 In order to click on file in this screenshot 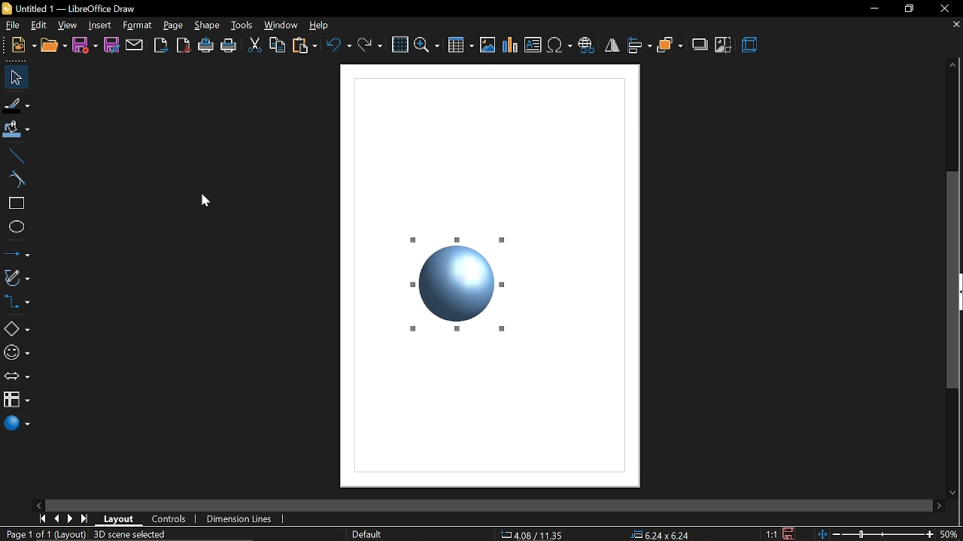, I will do `click(11, 25)`.